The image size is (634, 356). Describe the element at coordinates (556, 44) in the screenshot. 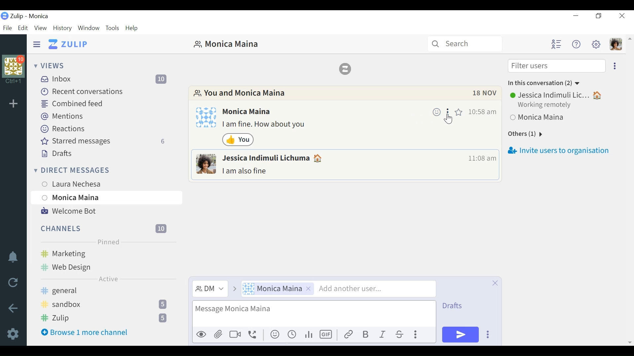

I see `Hide user list` at that location.